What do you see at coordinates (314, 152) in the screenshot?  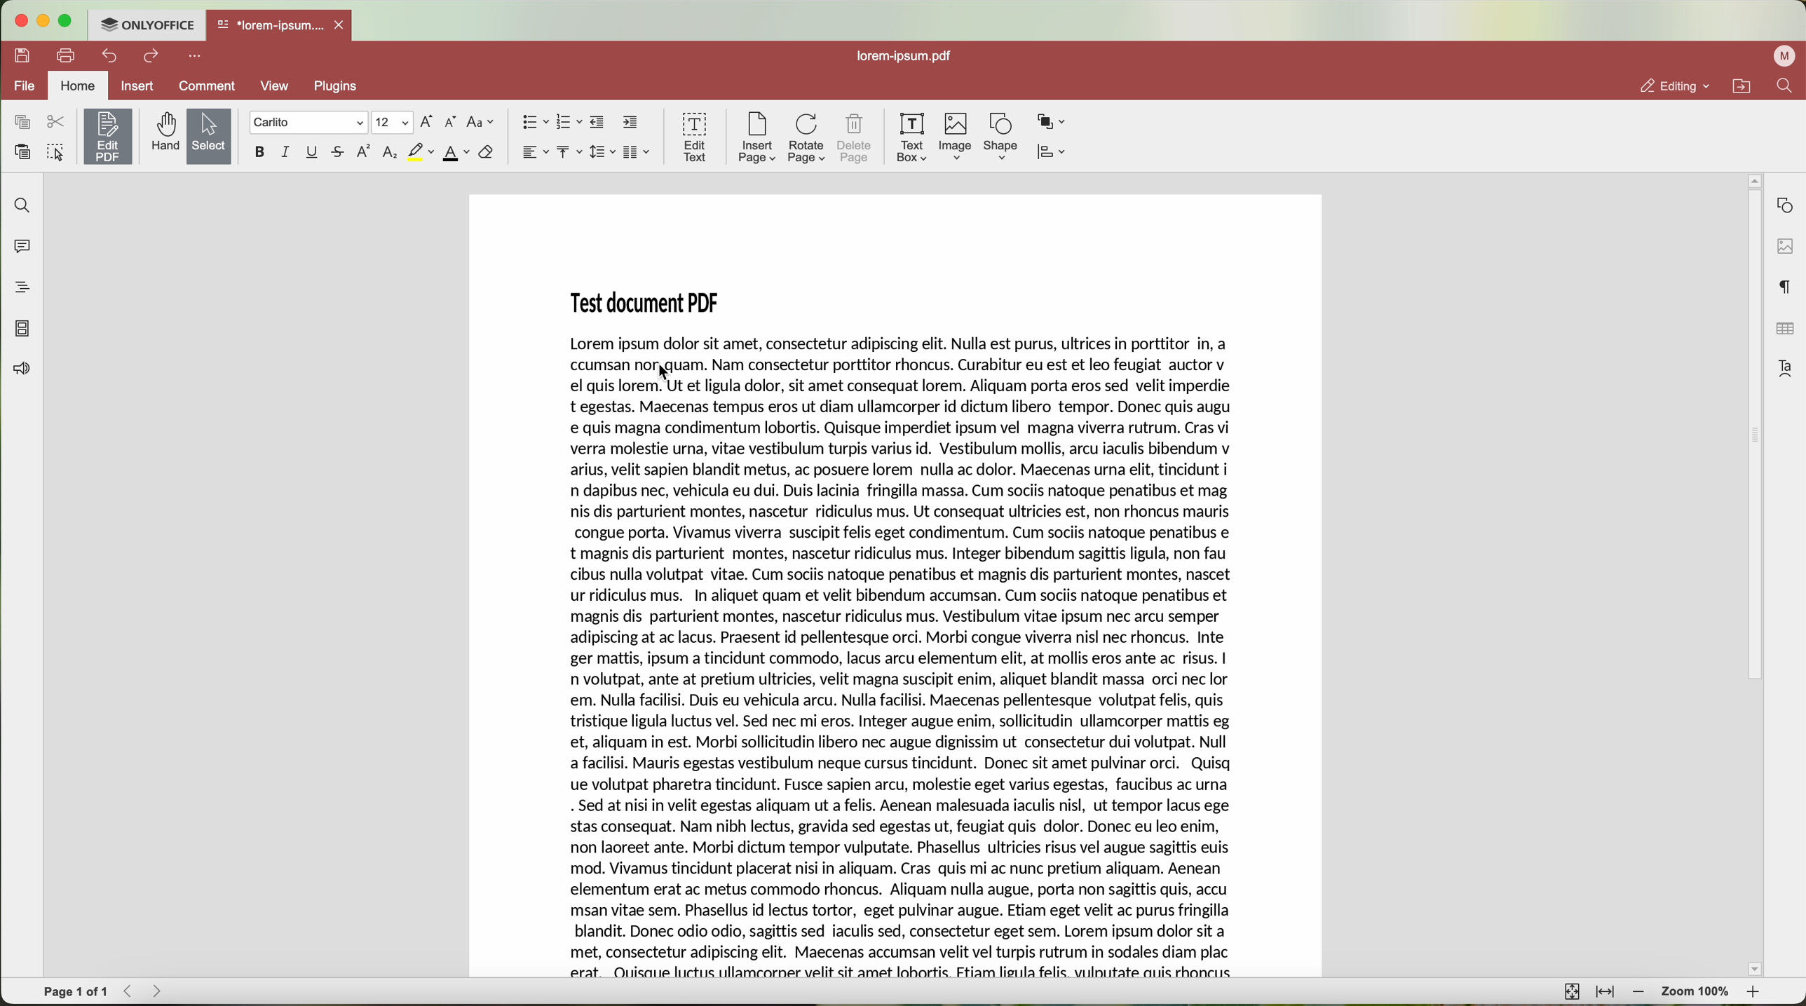 I see `underline` at bounding box center [314, 152].